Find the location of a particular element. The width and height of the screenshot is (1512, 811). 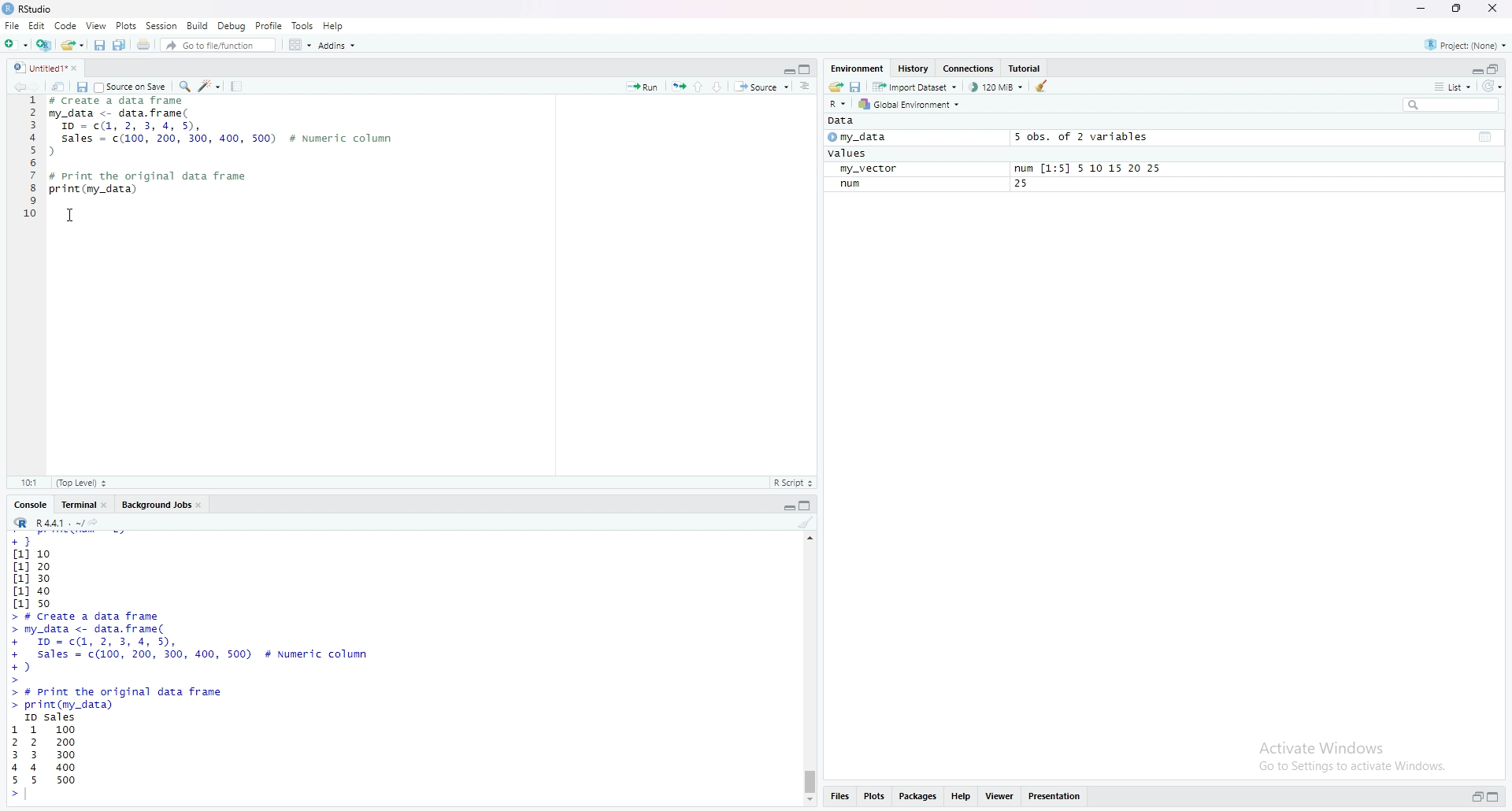

new file is located at coordinates (15, 43).